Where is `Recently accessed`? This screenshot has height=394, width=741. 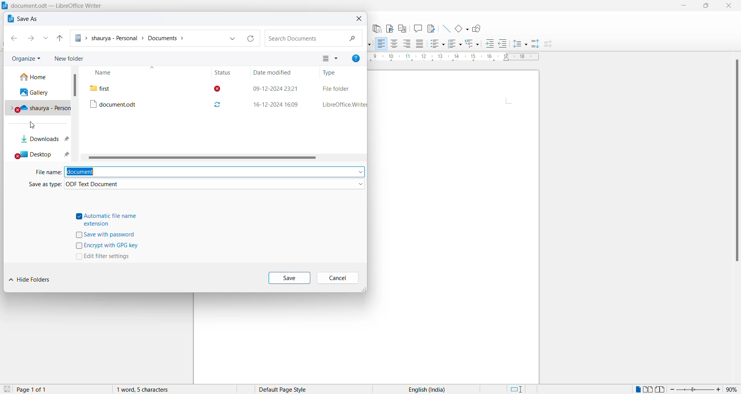 Recently accessed is located at coordinates (47, 39).